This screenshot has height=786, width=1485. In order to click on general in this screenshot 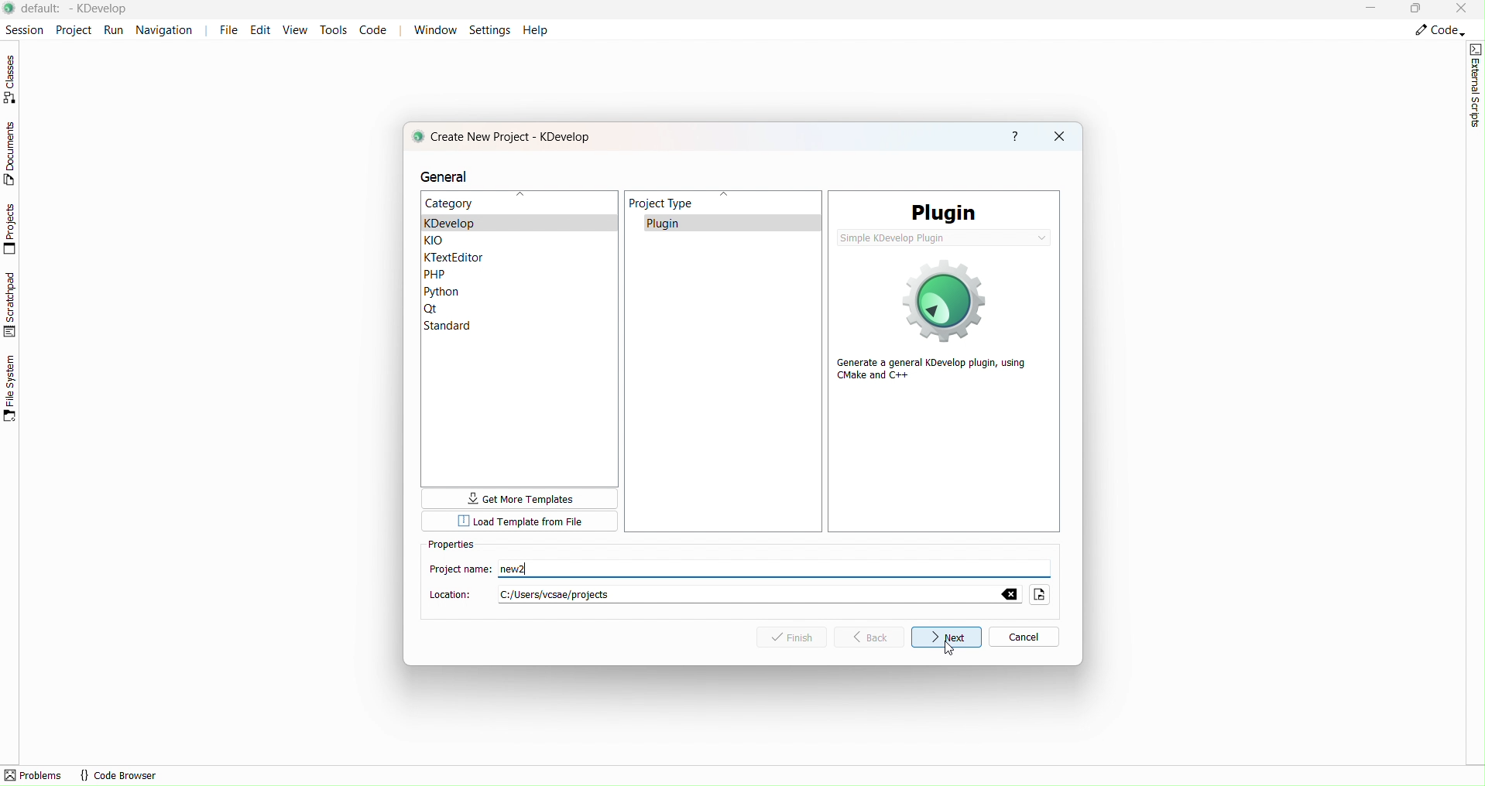, I will do `click(455, 175)`.